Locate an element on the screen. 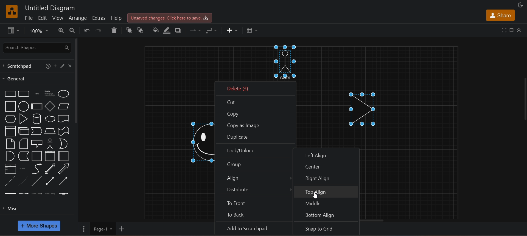 The width and height of the screenshot is (527, 236). zoom out is located at coordinates (73, 31).